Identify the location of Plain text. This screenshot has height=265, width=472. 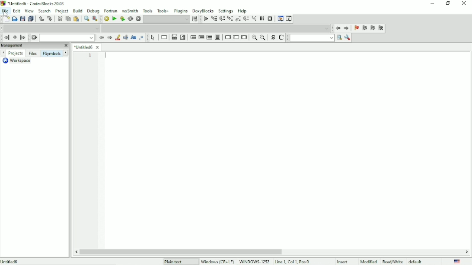
(174, 262).